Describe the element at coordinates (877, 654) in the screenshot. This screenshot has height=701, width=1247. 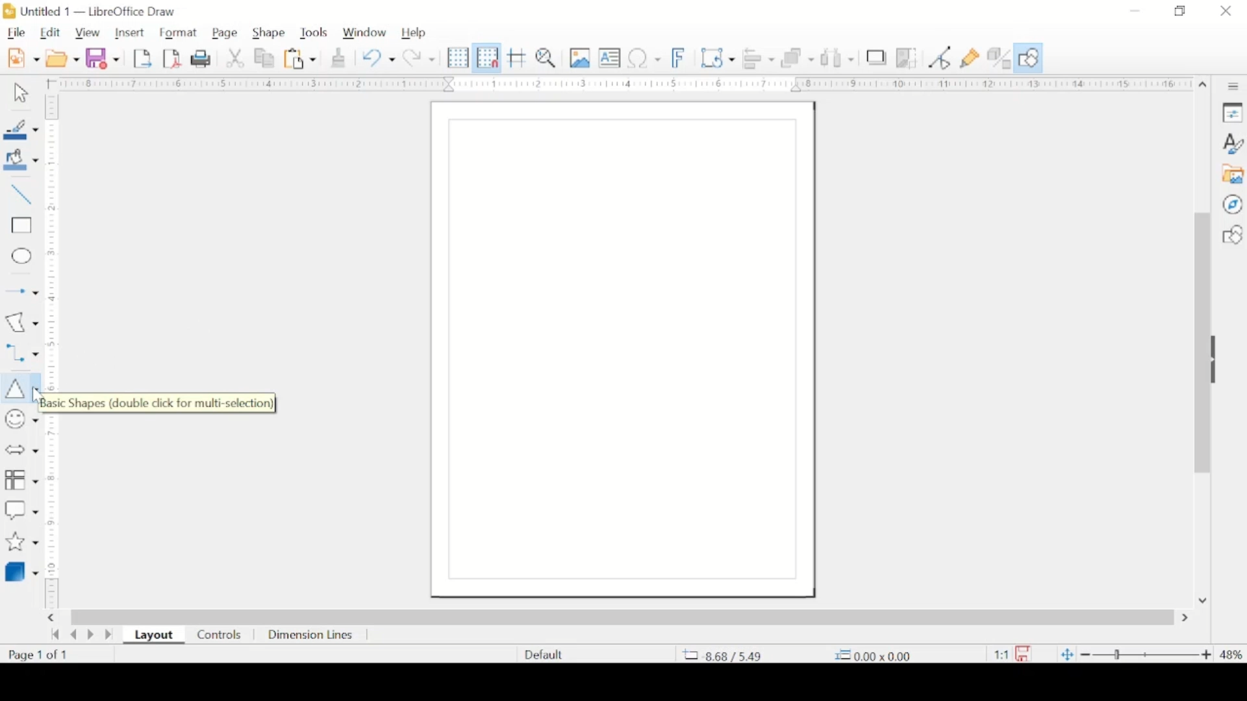
I see `coordinate` at that location.